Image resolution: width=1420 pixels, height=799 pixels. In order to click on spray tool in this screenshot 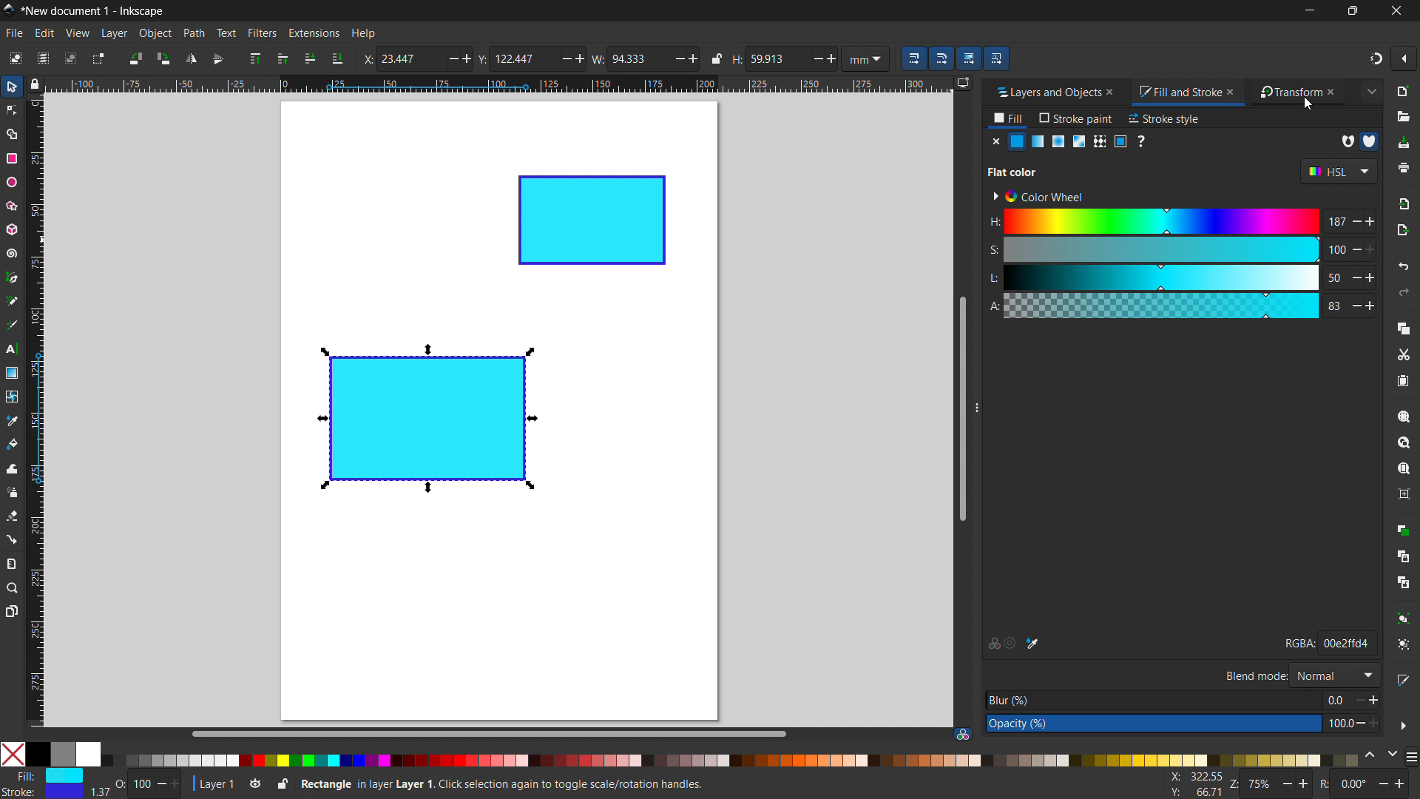, I will do `click(13, 492)`.